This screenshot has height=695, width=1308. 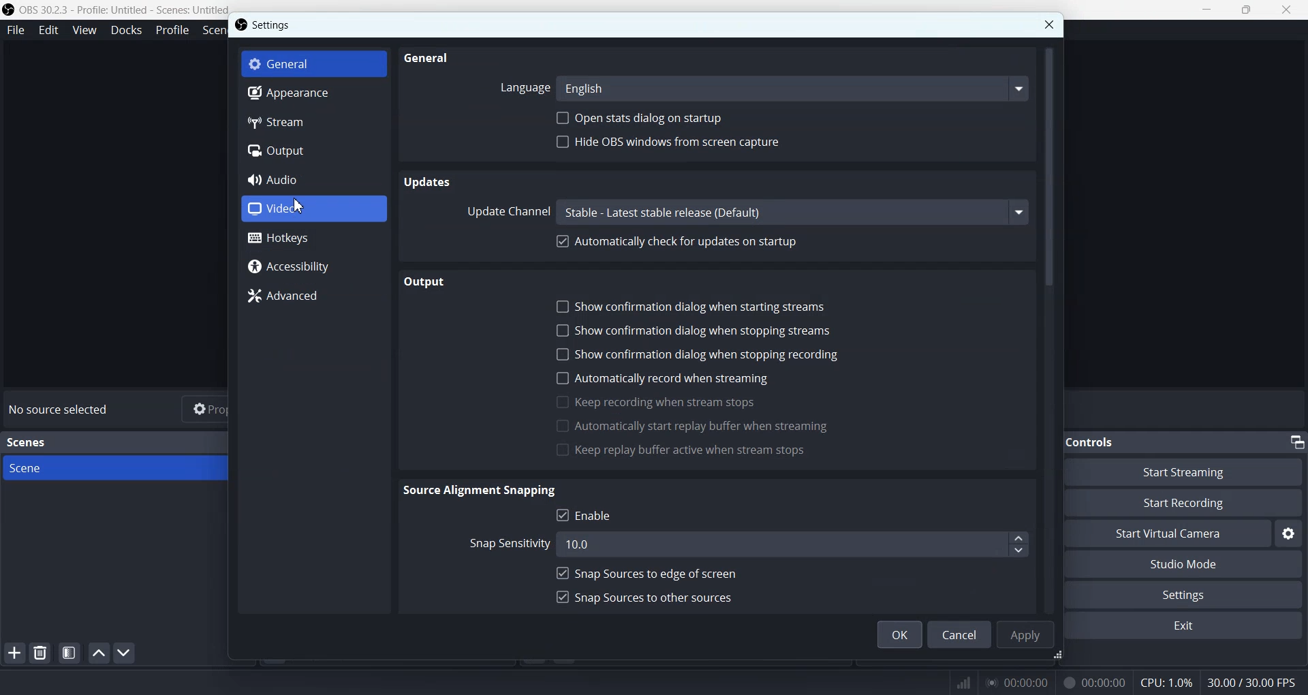 I want to click on Settings, so click(x=1192, y=594).